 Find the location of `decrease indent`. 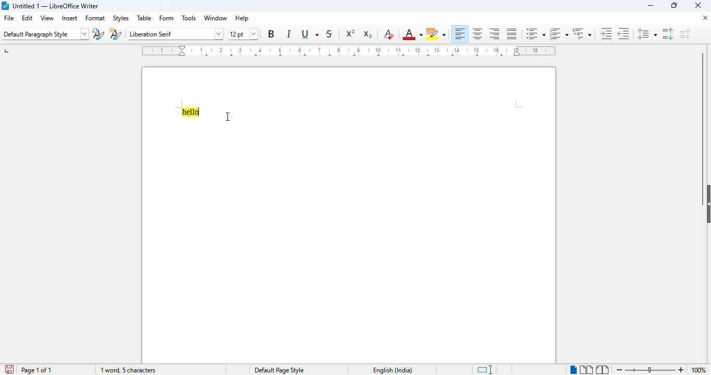

decrease indent is located at coordinates (623, 33).